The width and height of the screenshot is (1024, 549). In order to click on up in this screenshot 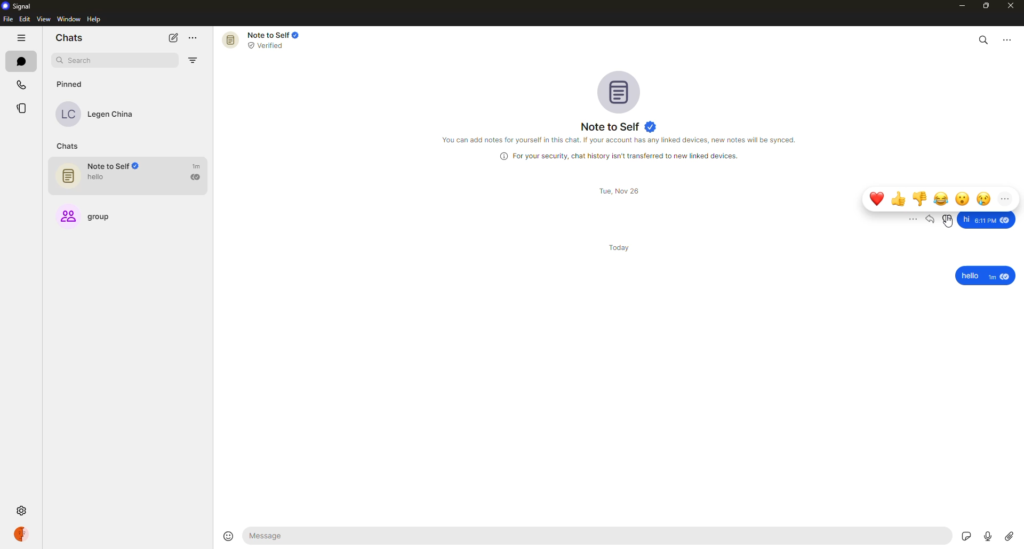, I will do `click(899, 199)`.